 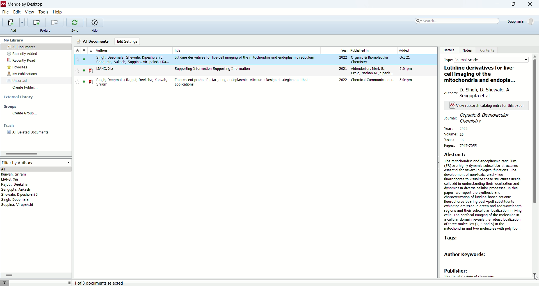 I want to click on PDF, so click(x=91, y=82).